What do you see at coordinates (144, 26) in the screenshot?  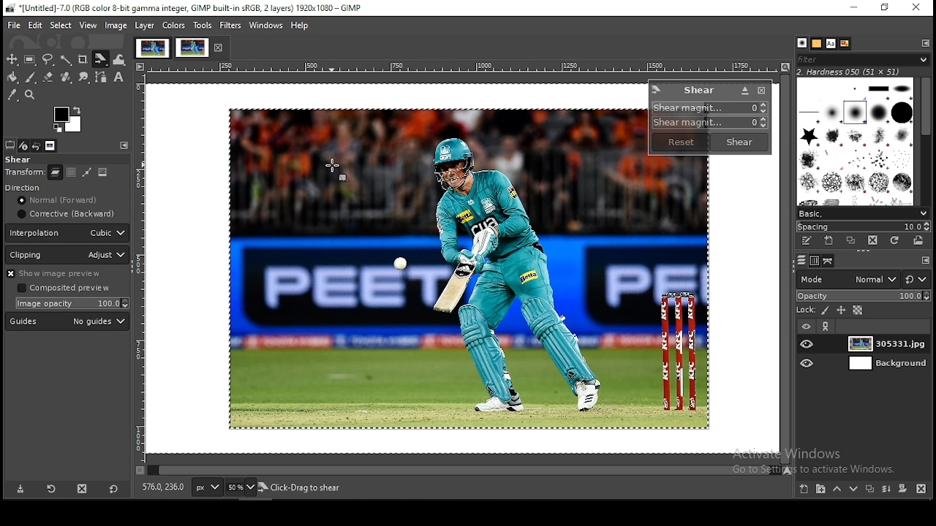 I see `layer` at bounding box center [144, 26].